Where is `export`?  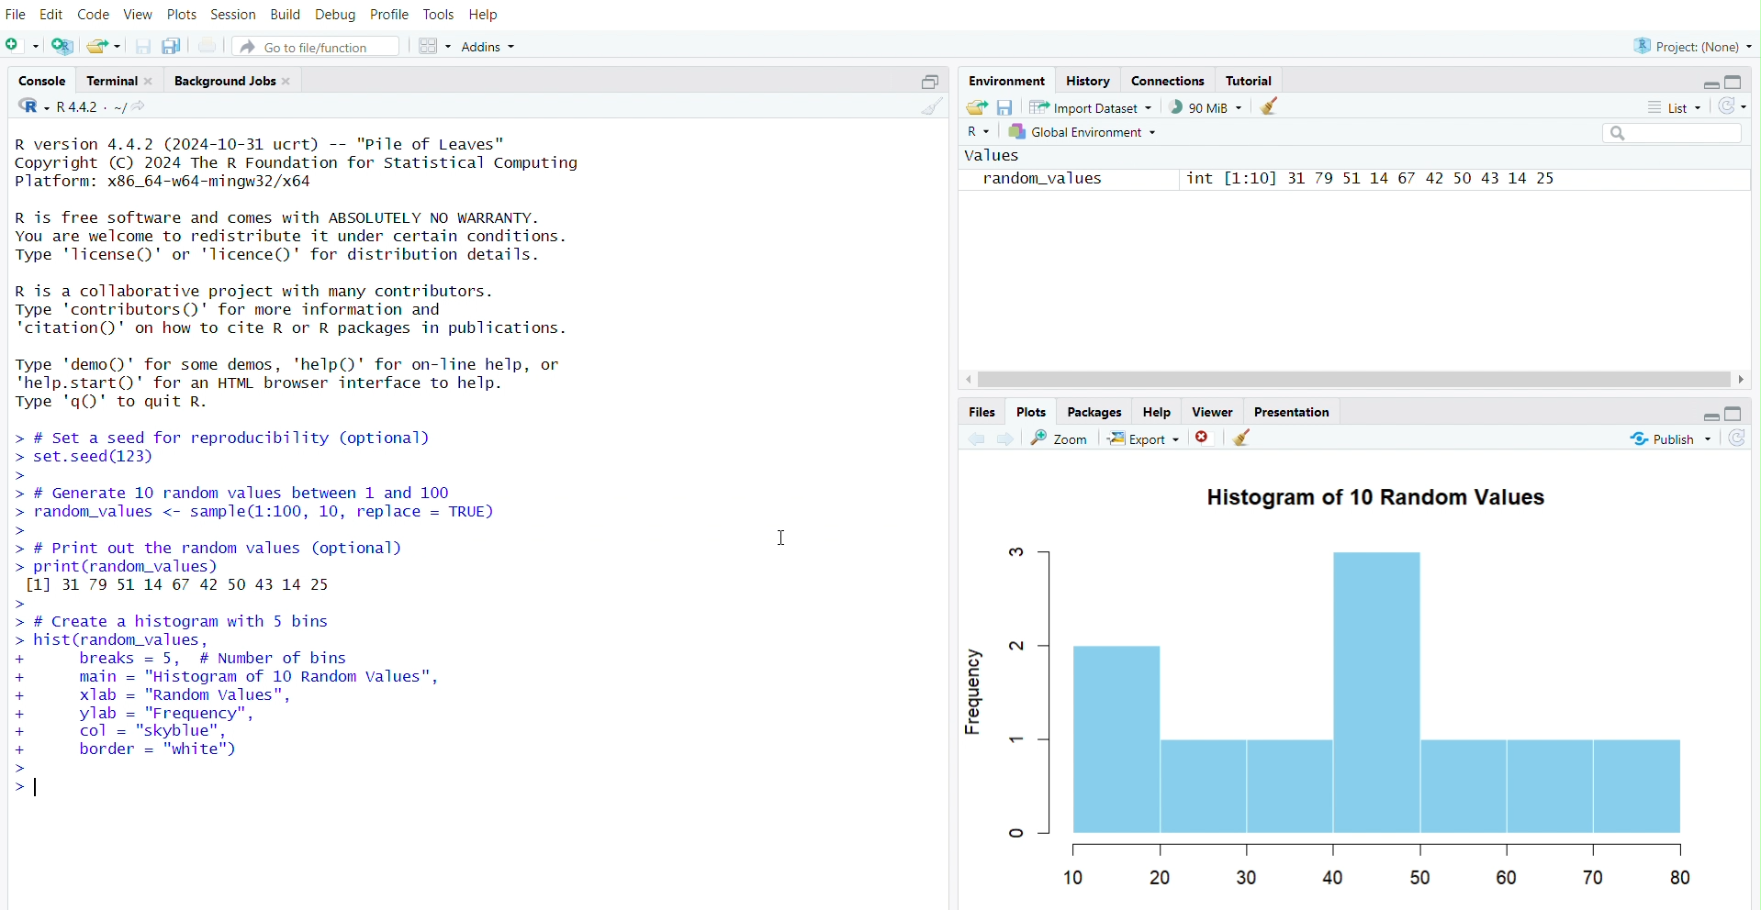
export is located at coordinates (1144, 438).